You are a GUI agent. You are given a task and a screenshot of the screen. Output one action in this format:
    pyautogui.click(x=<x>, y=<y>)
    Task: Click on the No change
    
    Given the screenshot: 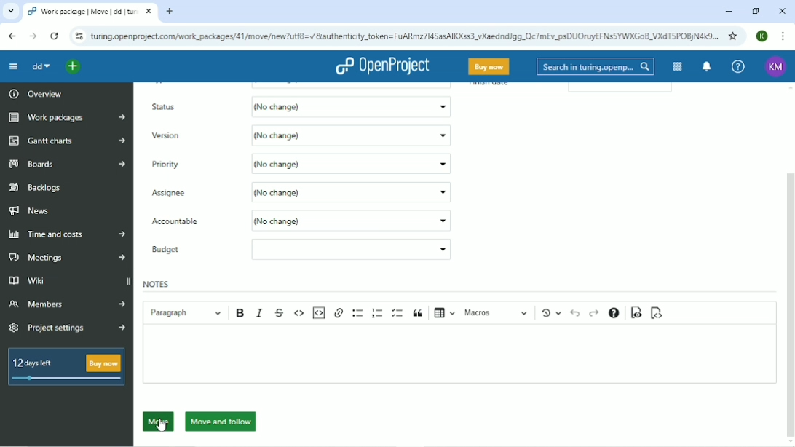 What is the action you would take?
    pyautogui.click(x=349, y=191)
    